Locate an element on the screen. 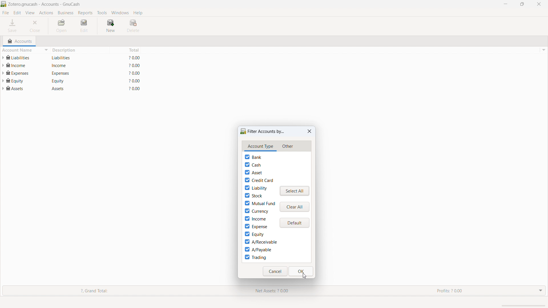  total is located at coordinates (134, 59).